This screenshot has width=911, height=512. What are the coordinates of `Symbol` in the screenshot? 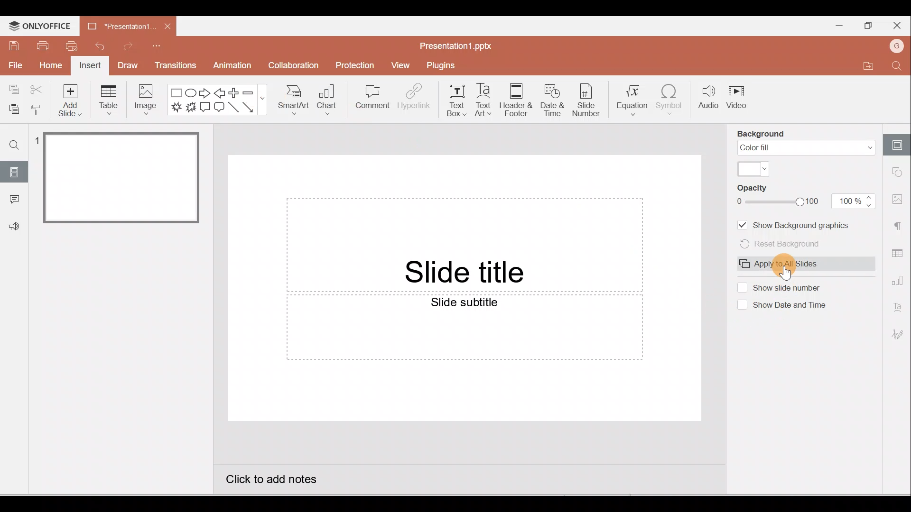 It's located at (673, 100).